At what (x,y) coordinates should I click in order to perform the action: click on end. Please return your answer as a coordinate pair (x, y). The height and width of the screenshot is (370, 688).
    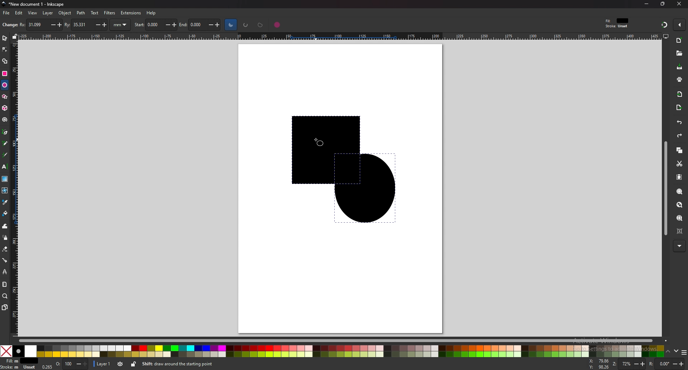
    Looking at the image, I should click on (202, 25).